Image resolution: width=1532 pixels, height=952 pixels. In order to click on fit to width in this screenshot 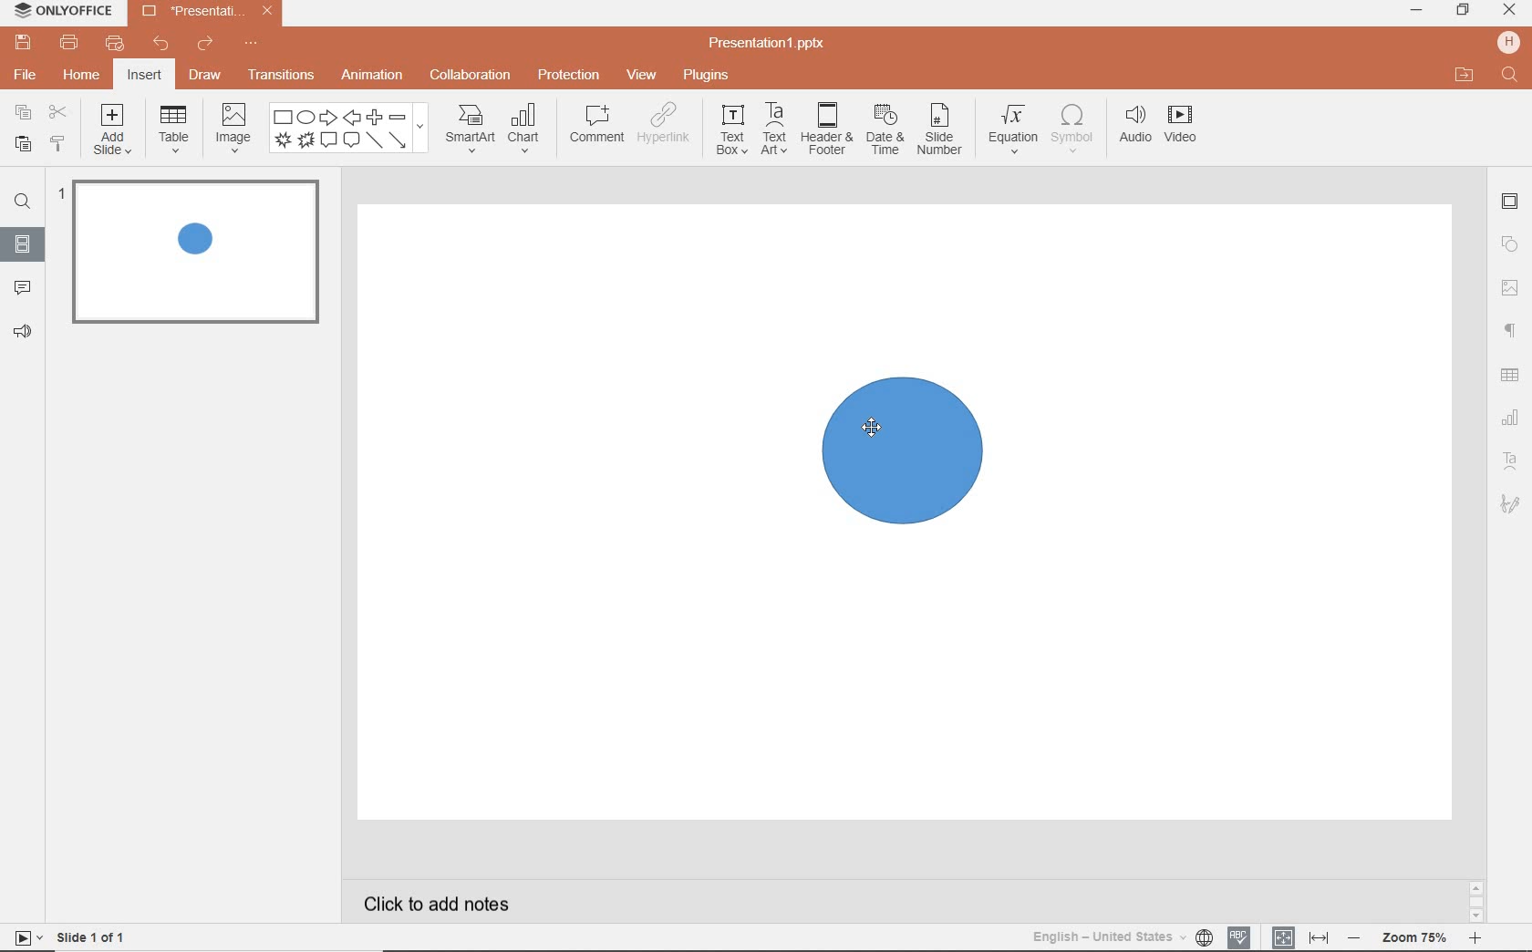, I will do `click(1319, 935)`.